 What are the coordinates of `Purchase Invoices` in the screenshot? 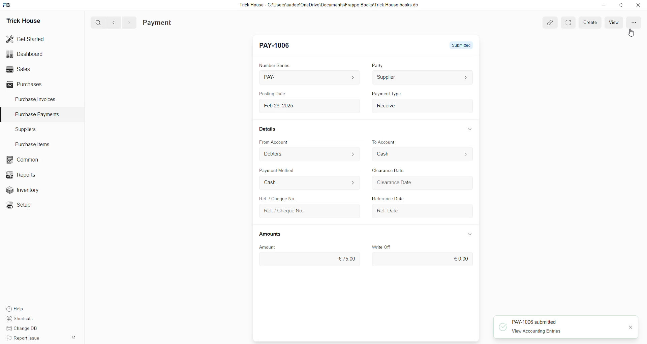 It's located at (35, 100).